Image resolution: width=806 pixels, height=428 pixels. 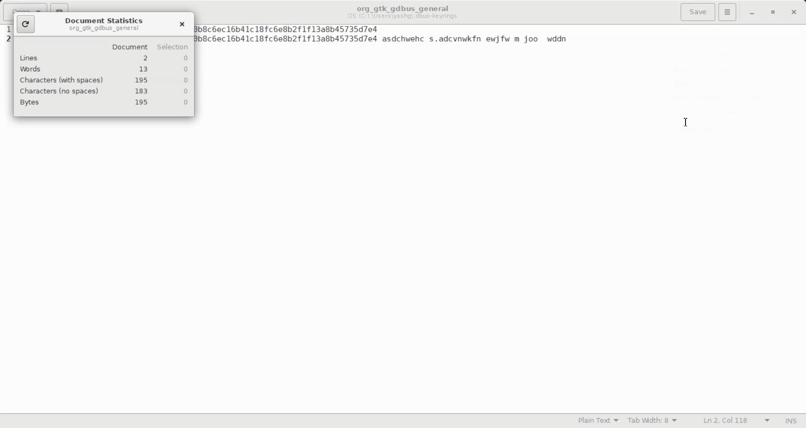 What do you see at coordinates (185, 68) in the screenshot?
I see `0` at bounding box center [185, 68].